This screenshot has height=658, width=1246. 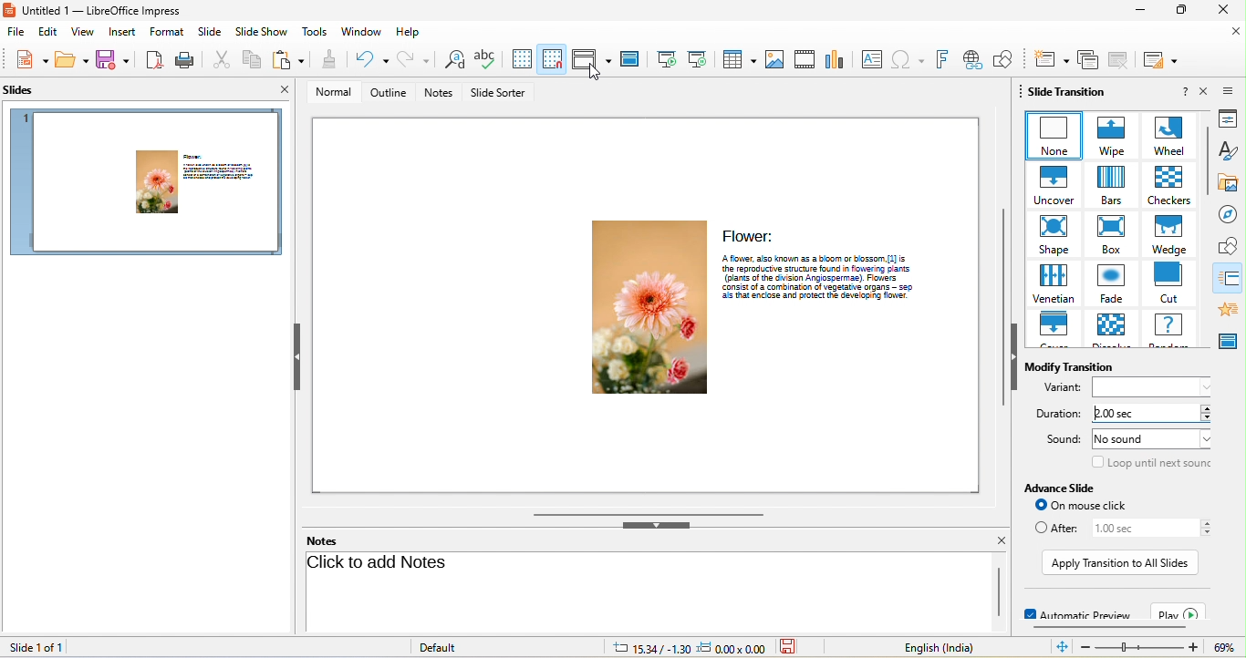 I want to click on box, so click(x=1111, y=236).